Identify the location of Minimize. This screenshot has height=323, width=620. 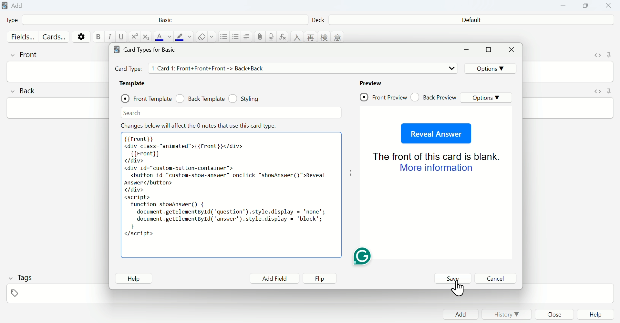
(566, 7).